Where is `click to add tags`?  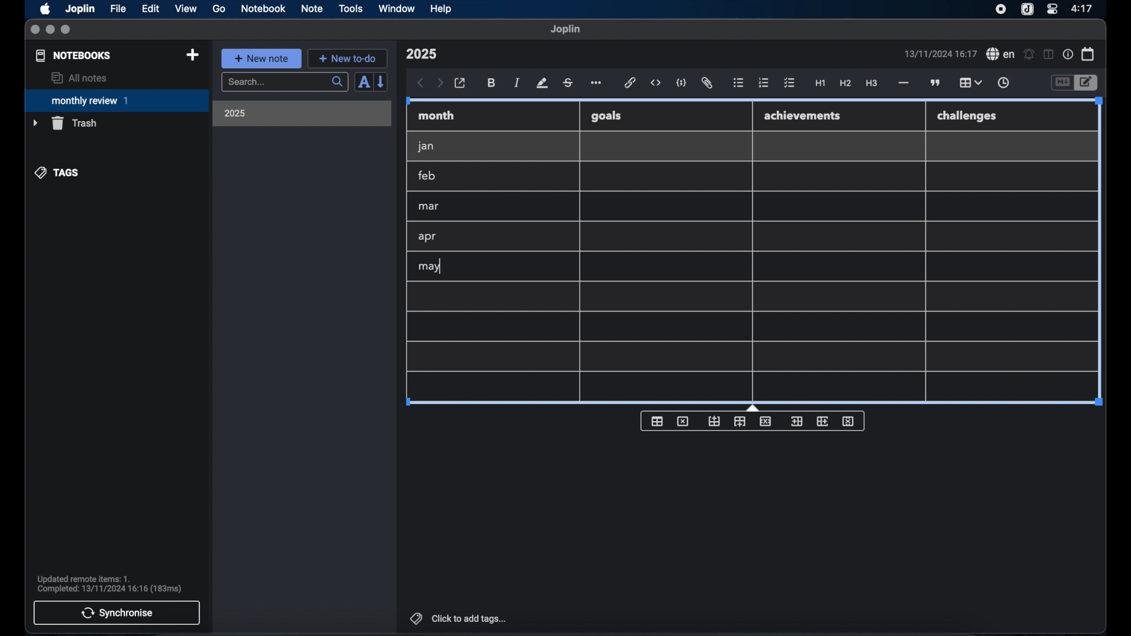
click to add tags is located at coordinates (459, 618).